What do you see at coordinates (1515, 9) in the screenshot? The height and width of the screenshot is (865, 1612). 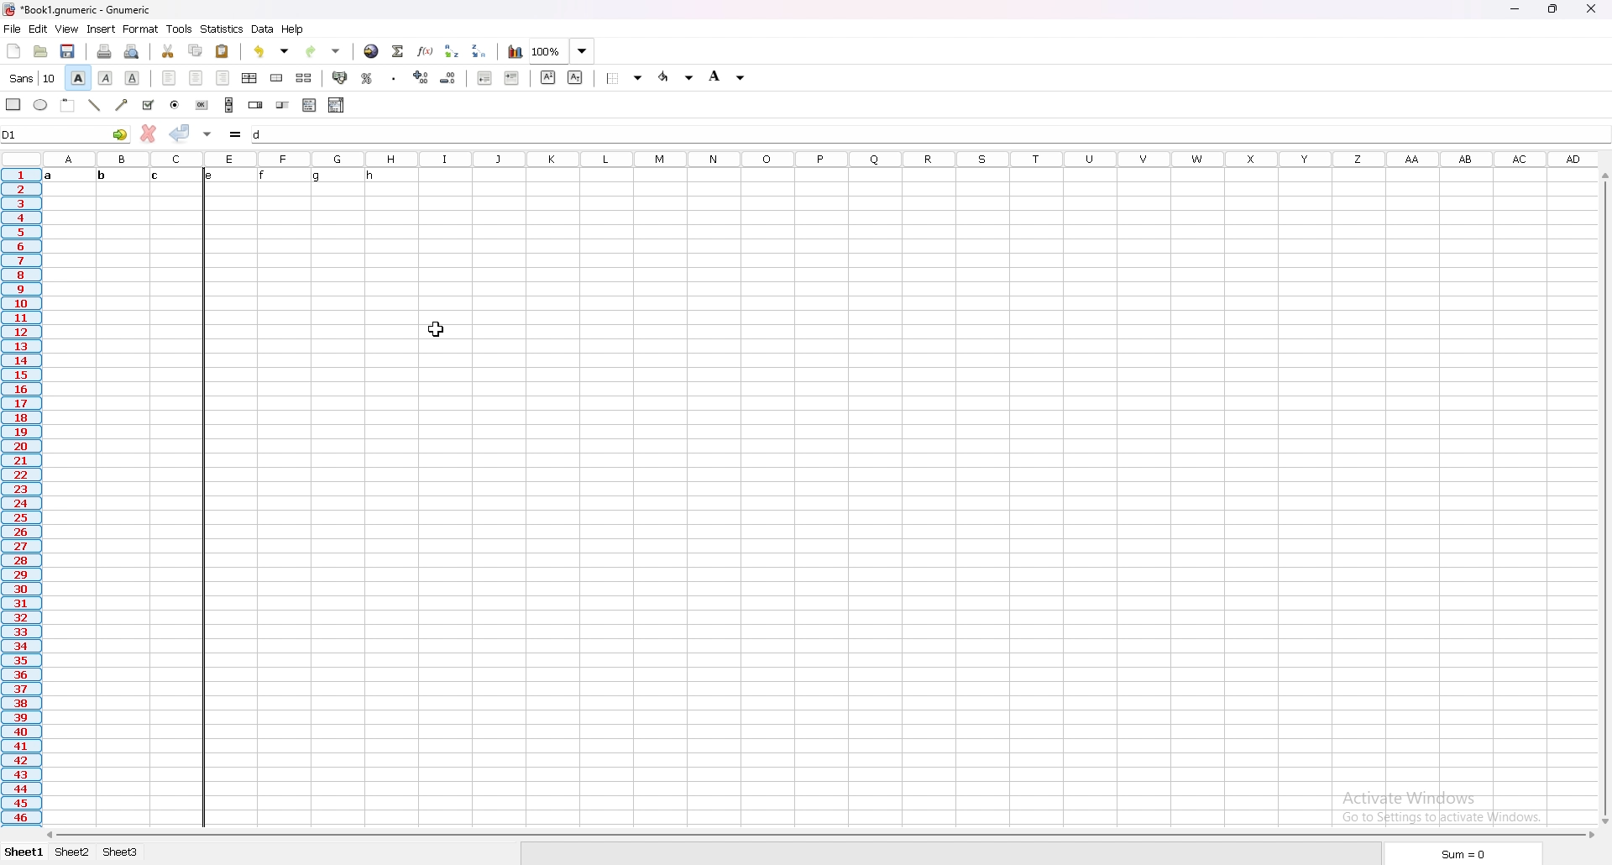 I see `minimize` at bounding box center [1515, 9].